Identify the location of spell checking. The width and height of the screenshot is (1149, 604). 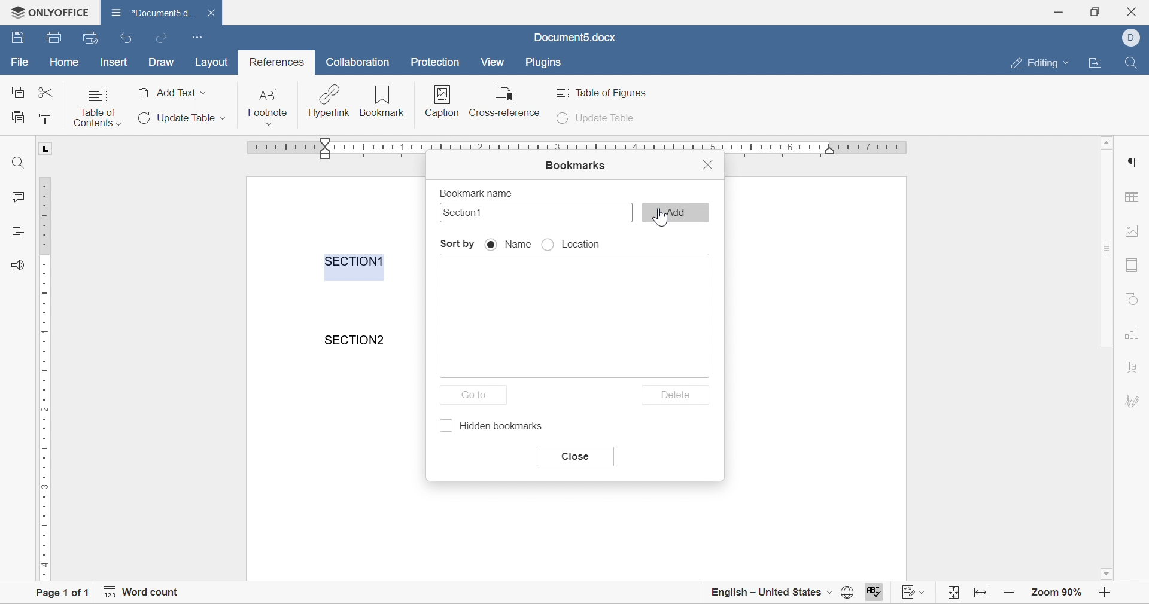
(872, 594).